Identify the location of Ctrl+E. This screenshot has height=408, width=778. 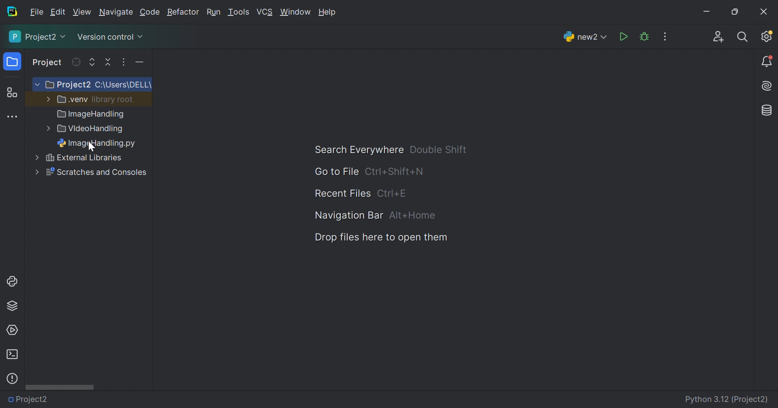
(392, 193).